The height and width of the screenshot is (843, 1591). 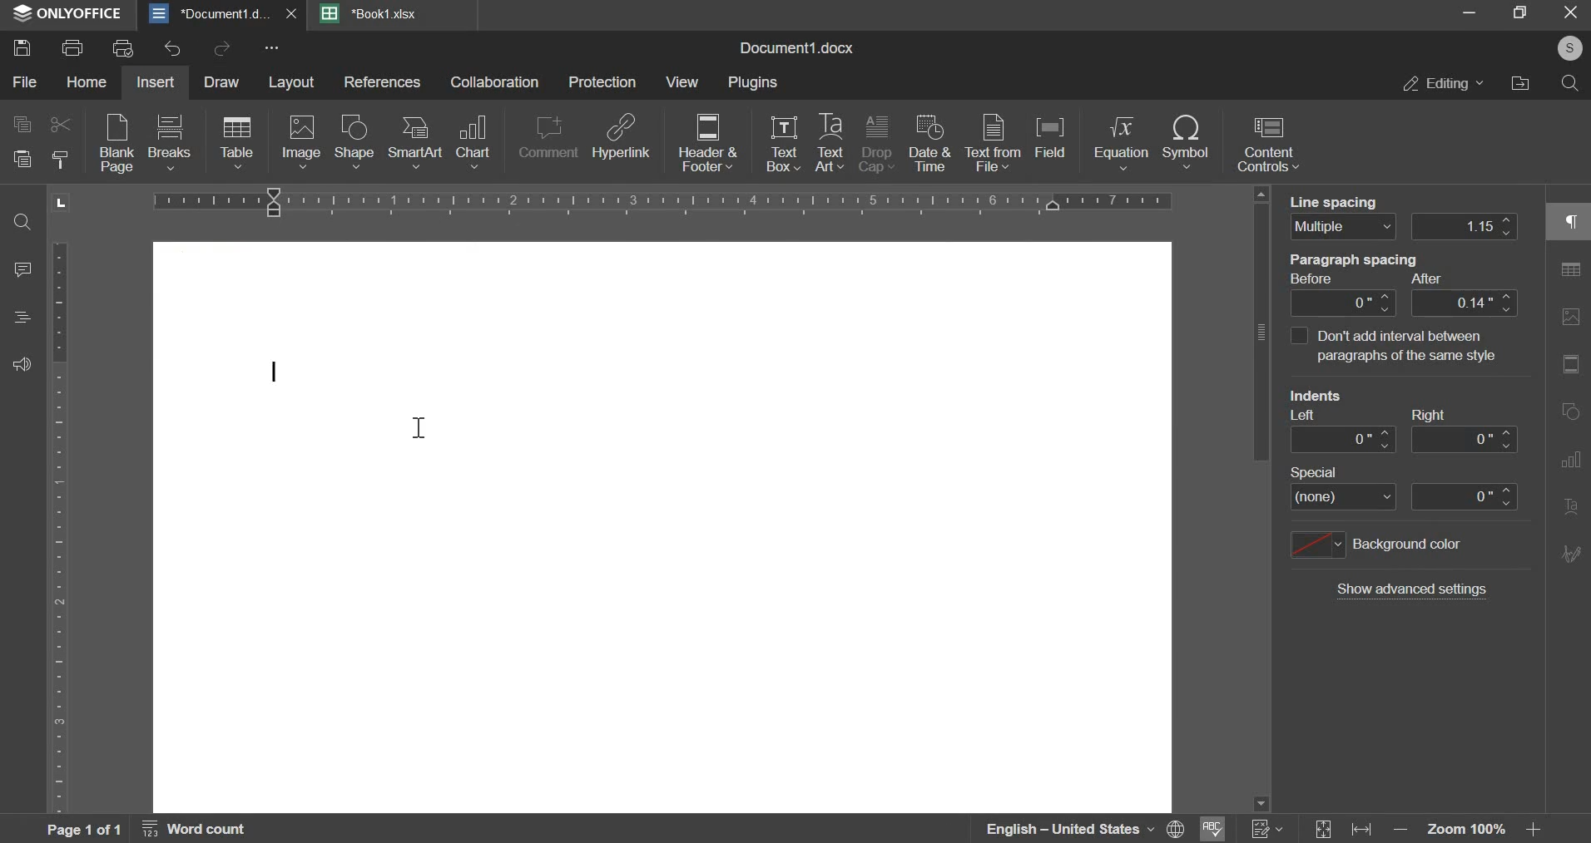 What do you see at coordinates (1570, 363) in the screenshot?
I see `Image Tool` at bounding box center [1570, 363].